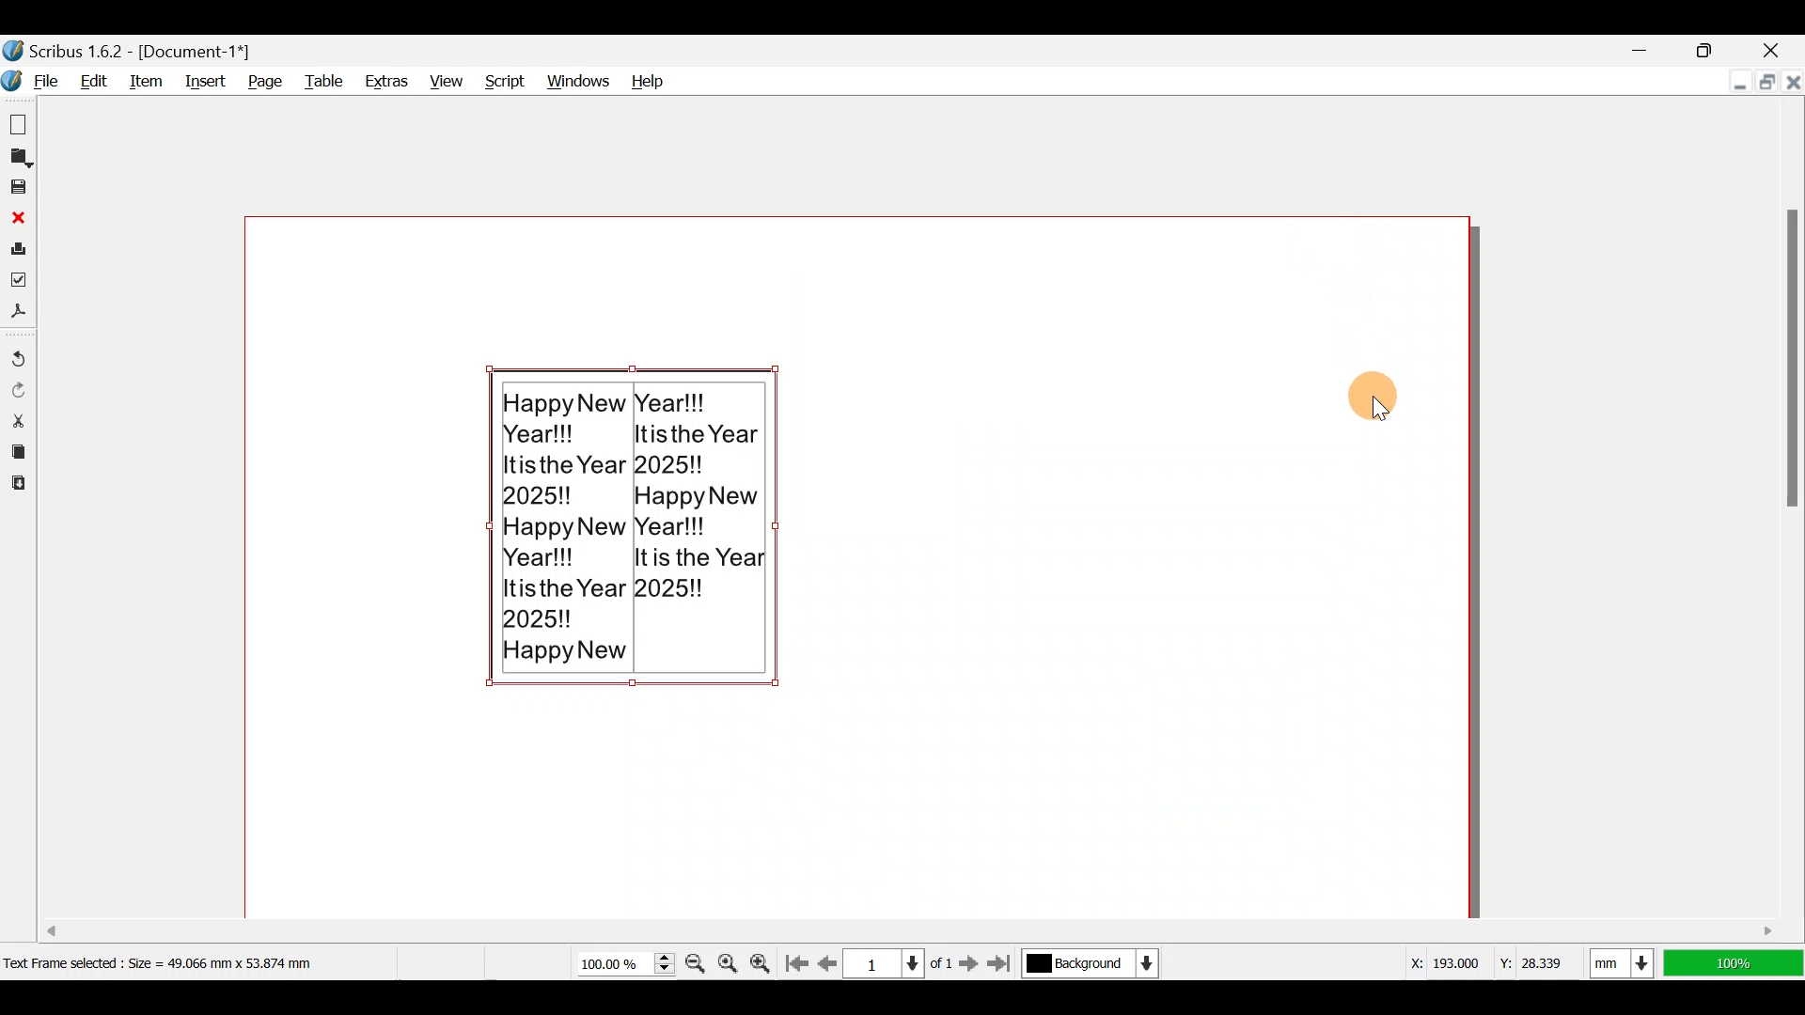 Image resolution: width=1805 pixels, height=1015 pixels. Describe the element at coordinates (184, 962) in the screenshot. I see `Dimension of selected text frame` at that location.